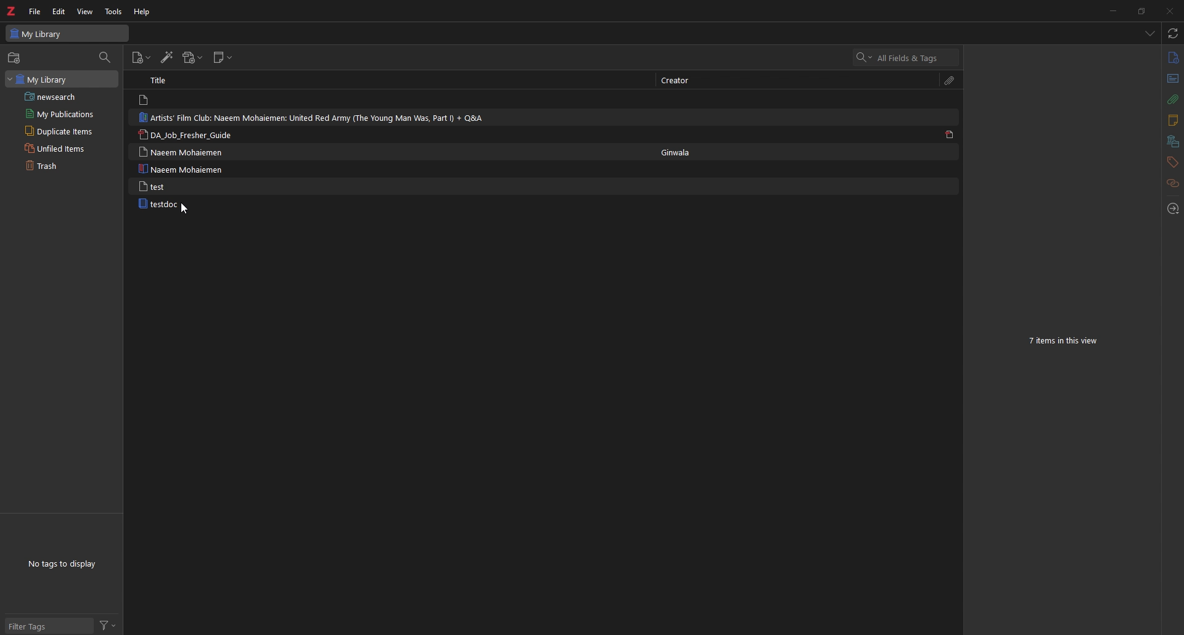  What do you see at coordinates (1174, 184) in the screenshot?
I see `related` at bounding box center [1174, 184].